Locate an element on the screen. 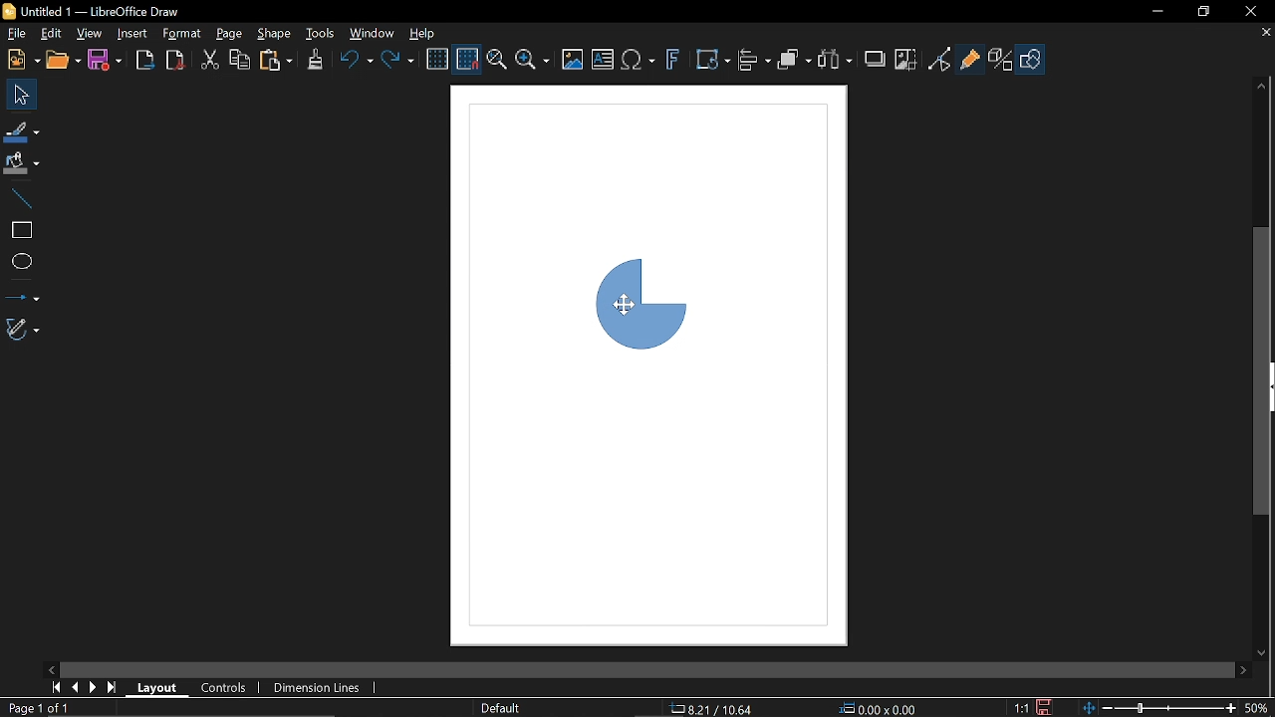 This screenshot has height=717, width=1275. Minimize is located at coordinates (1157, 13).